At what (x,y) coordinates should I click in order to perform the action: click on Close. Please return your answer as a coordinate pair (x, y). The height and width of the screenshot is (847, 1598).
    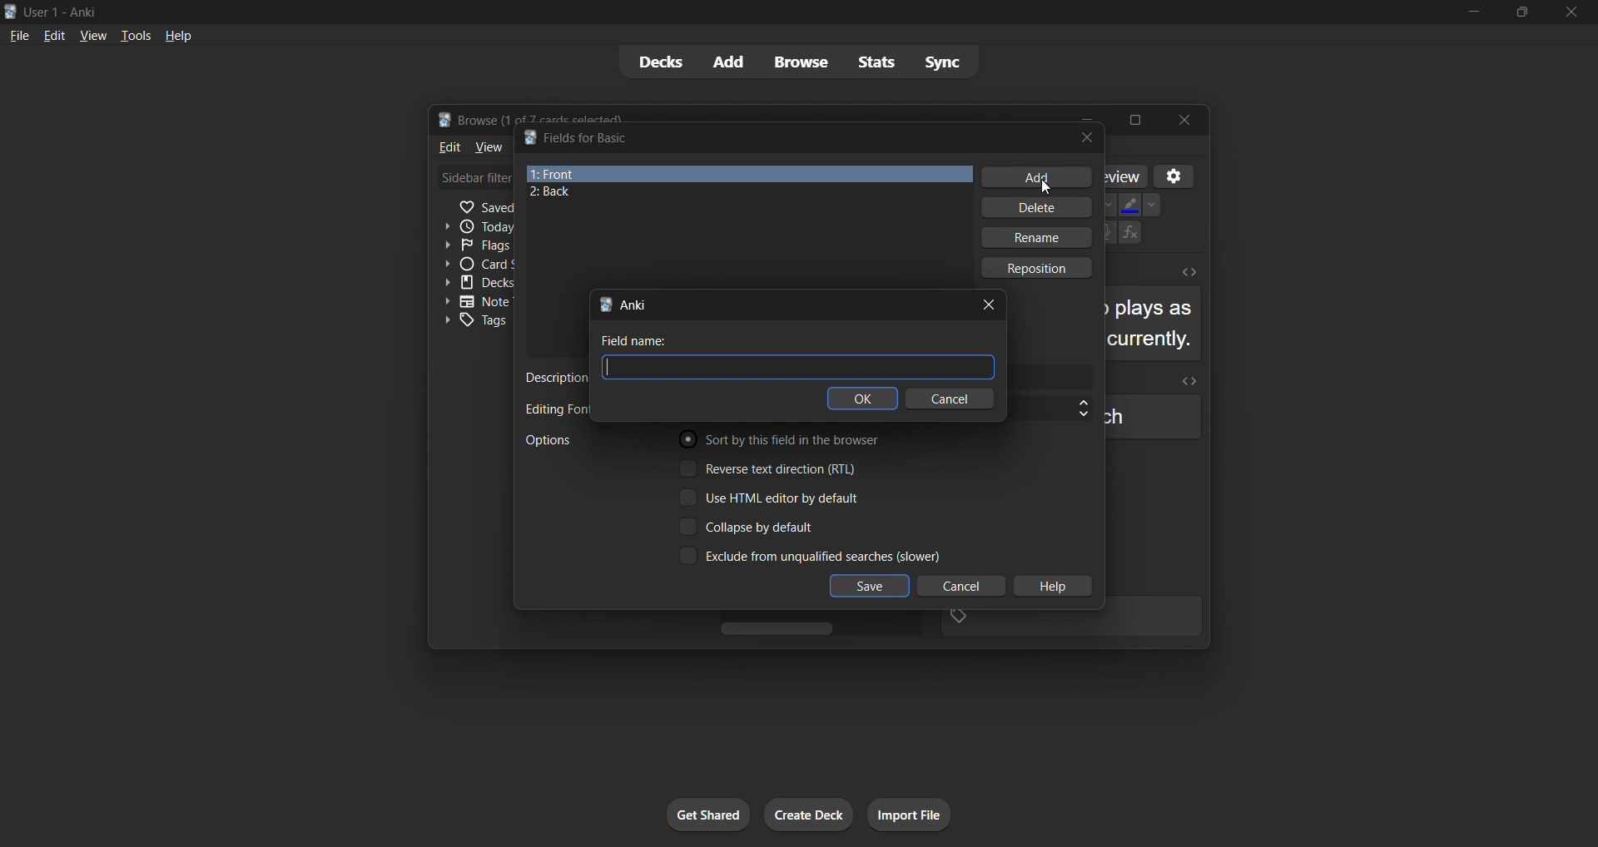
    Looking at the image, I should click on (1188, 121).